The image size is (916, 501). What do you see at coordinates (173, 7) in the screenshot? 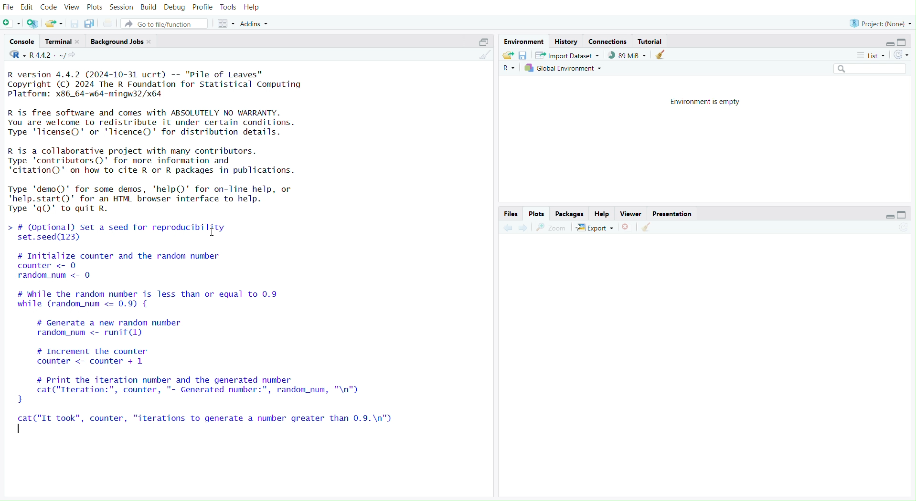
I see `Debug` at bounding box center [173, 7].